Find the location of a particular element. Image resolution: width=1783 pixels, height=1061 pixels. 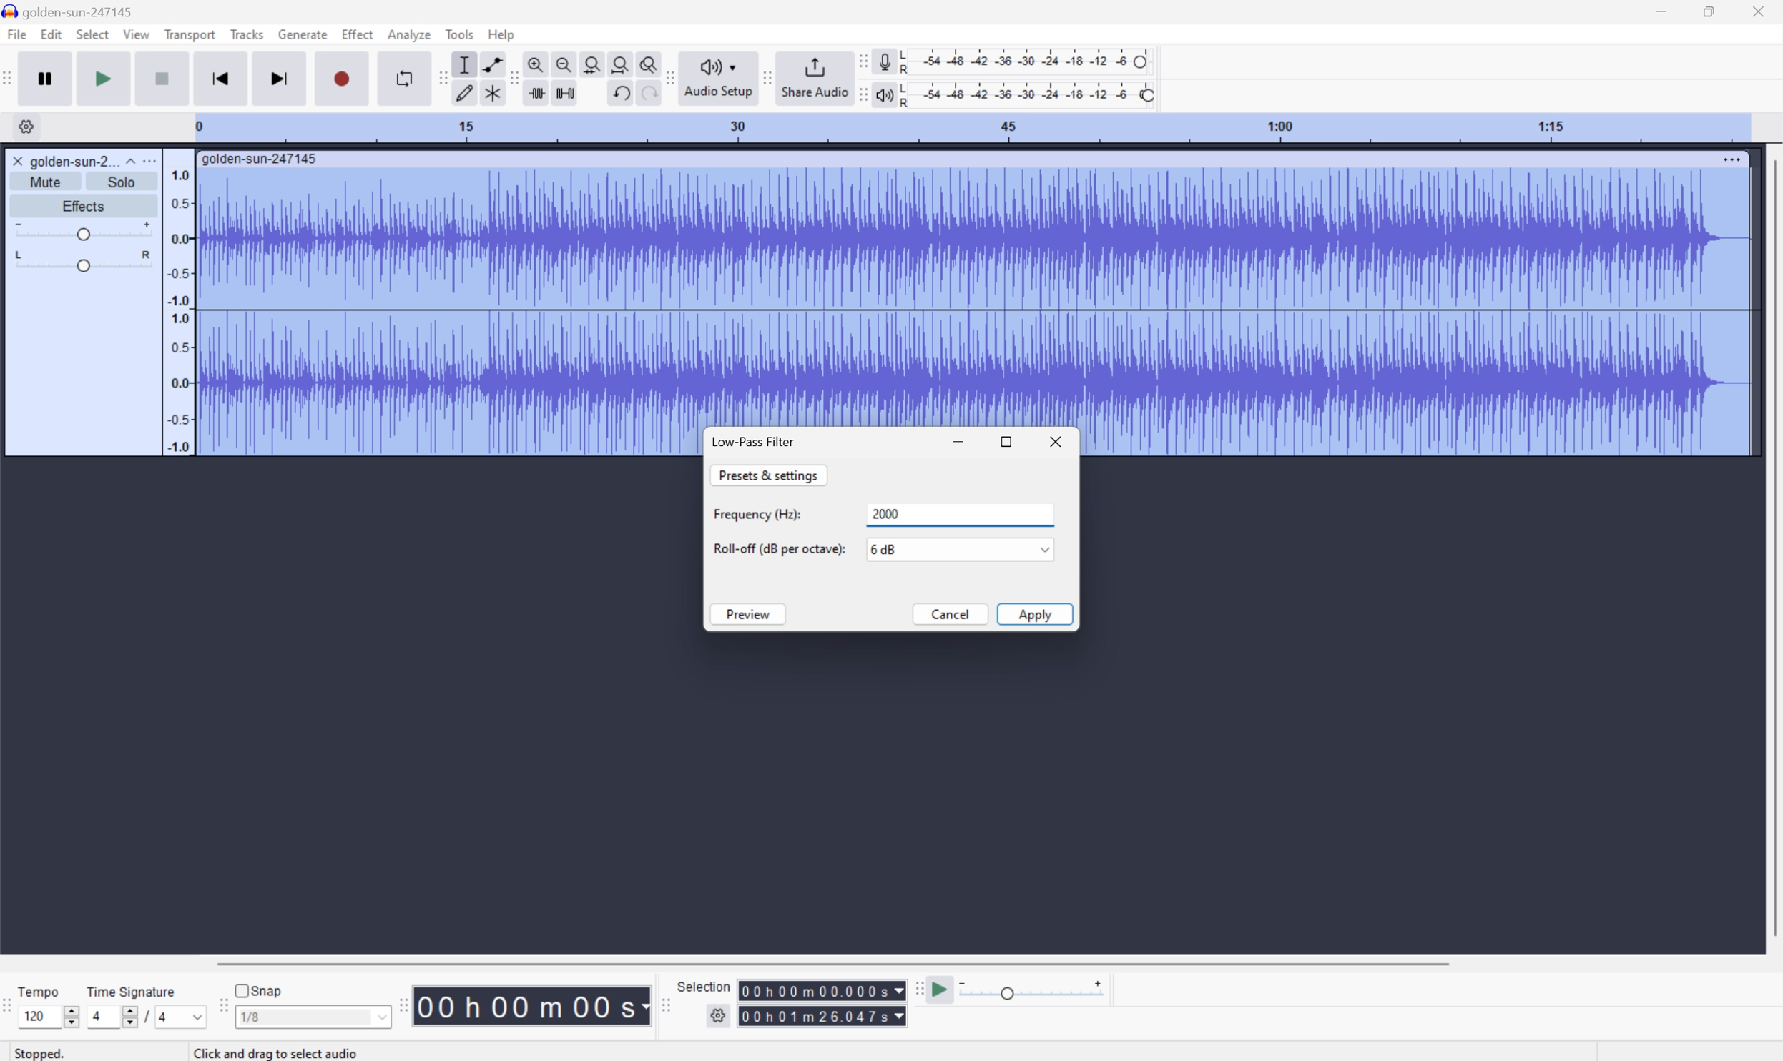

4 slider is located at coordinates (109, 1016).